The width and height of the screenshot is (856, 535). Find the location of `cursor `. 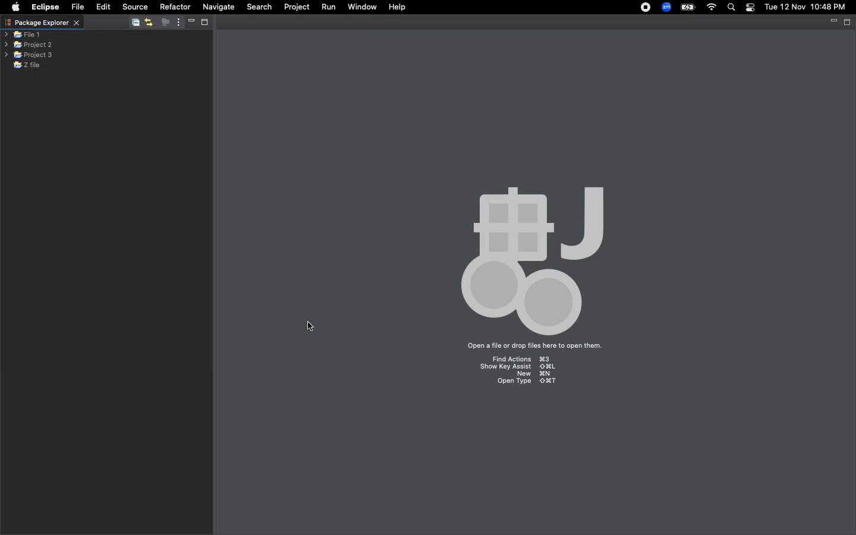

cursor  is located at coordinates (311, 326).